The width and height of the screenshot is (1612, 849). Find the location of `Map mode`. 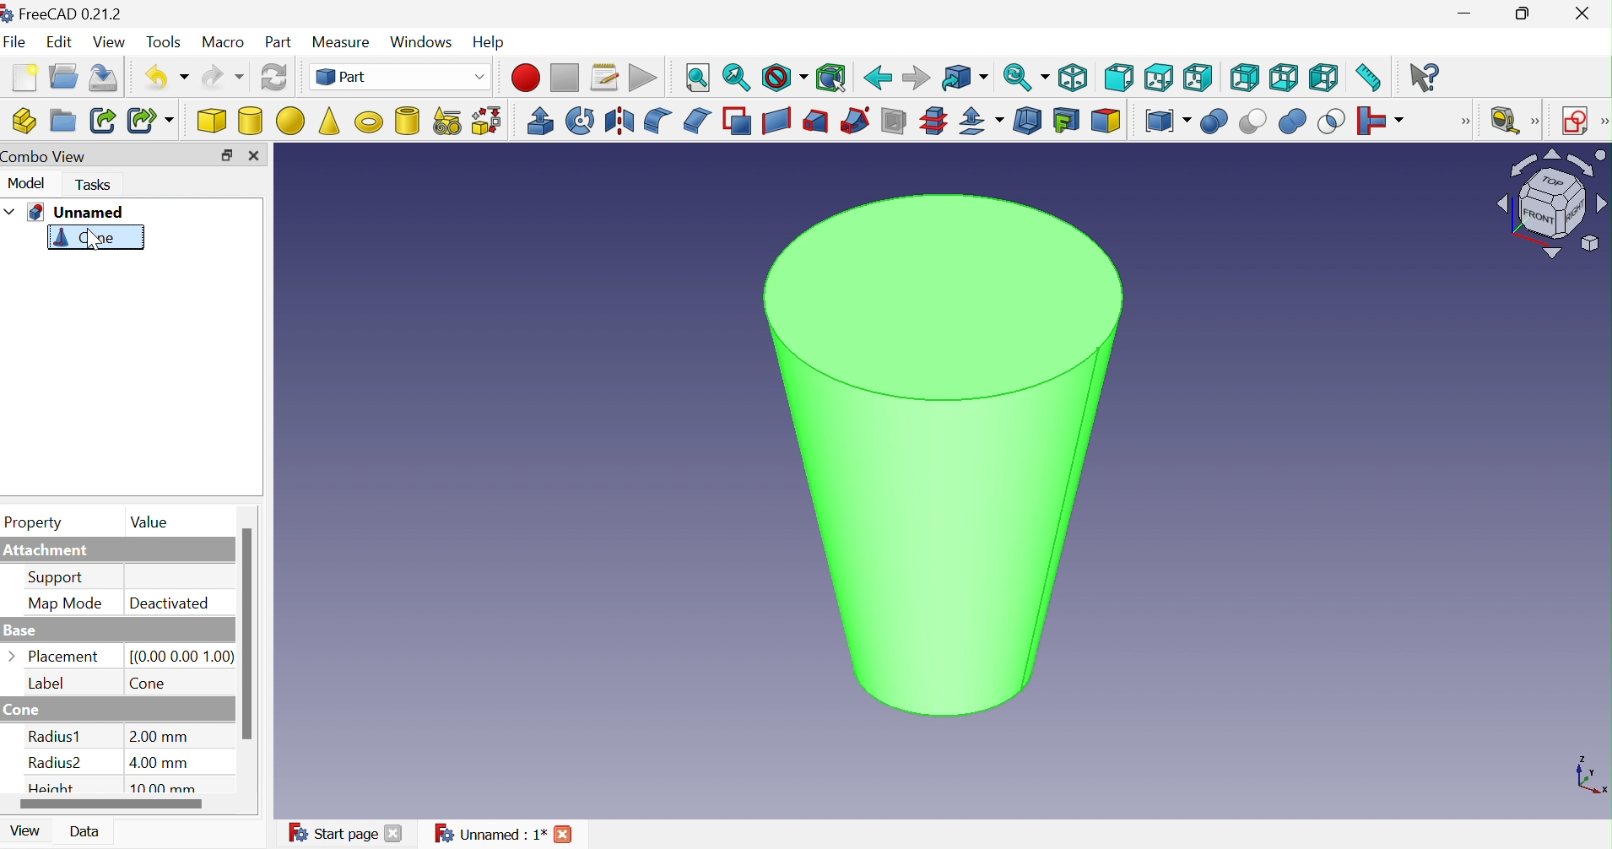

Map mode is located at coordinates (66, 603).